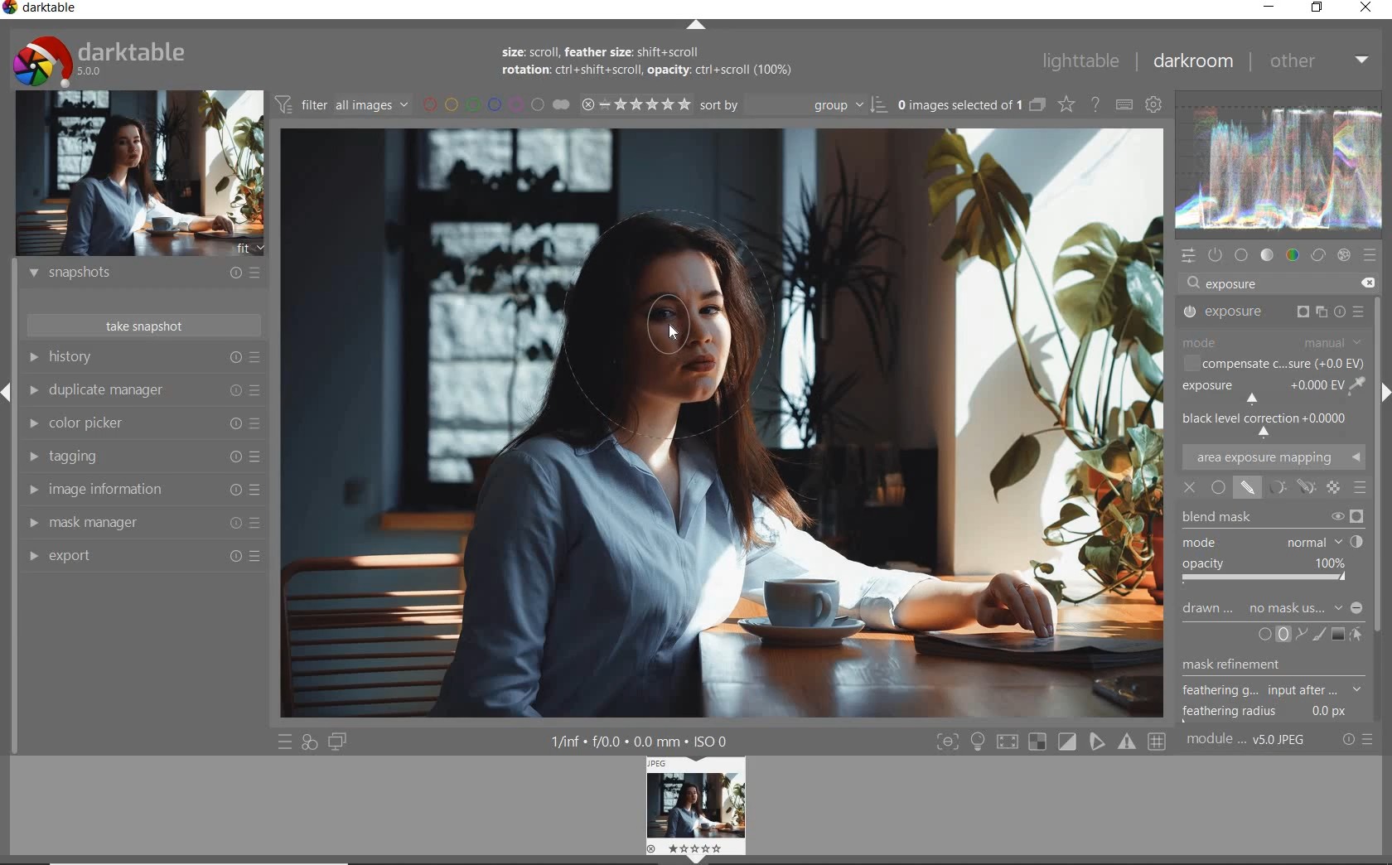 The width and height of the screenshot is (1392, 865). I want to click on ADD ELLIPSE, so click(1281, 668).